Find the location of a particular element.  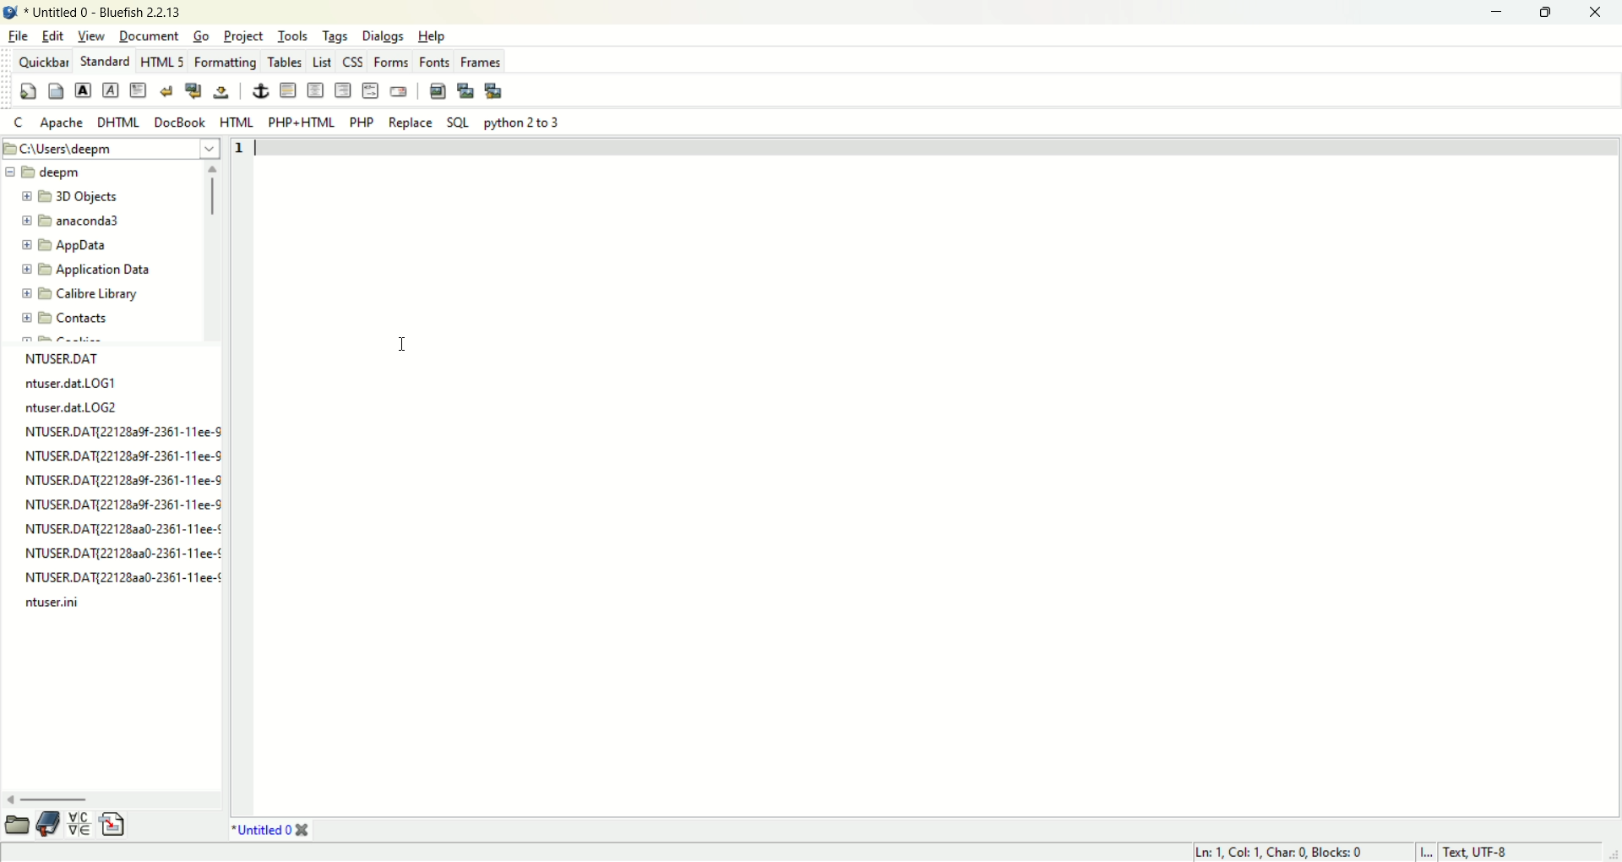

DocBook is located at coordinates (181, 123).